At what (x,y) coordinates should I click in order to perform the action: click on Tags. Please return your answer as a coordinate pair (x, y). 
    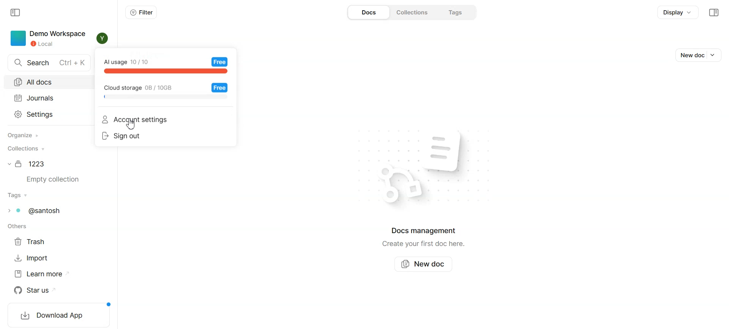
    Looking at the image, I should click on (456, 12).